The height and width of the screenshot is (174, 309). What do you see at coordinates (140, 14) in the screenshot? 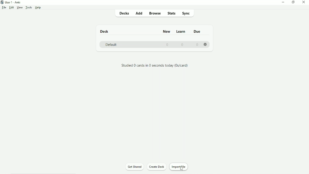
I see `Add` at bounding box center [140, 14].